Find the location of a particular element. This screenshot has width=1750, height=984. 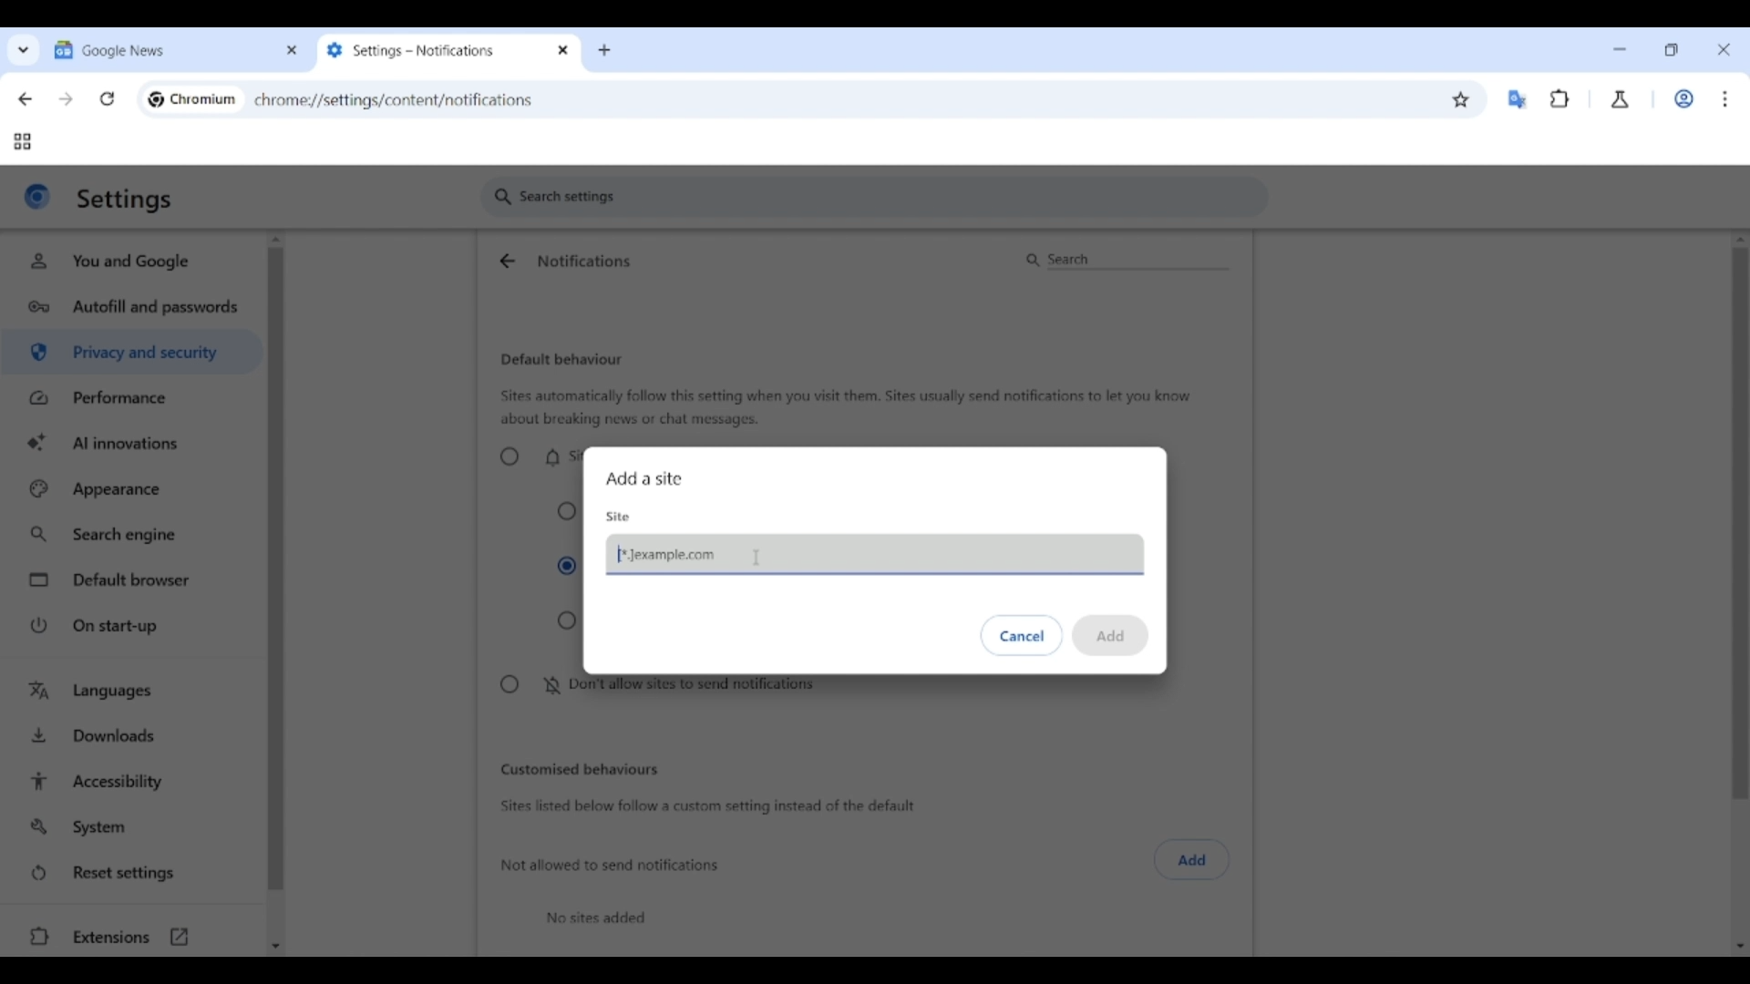

Add new tab is located at coordinates (604, 51).